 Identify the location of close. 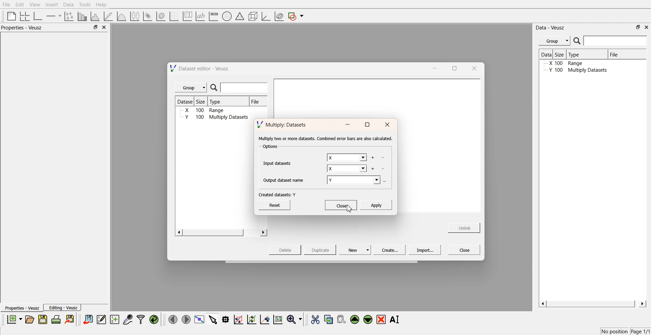
(388, 125).